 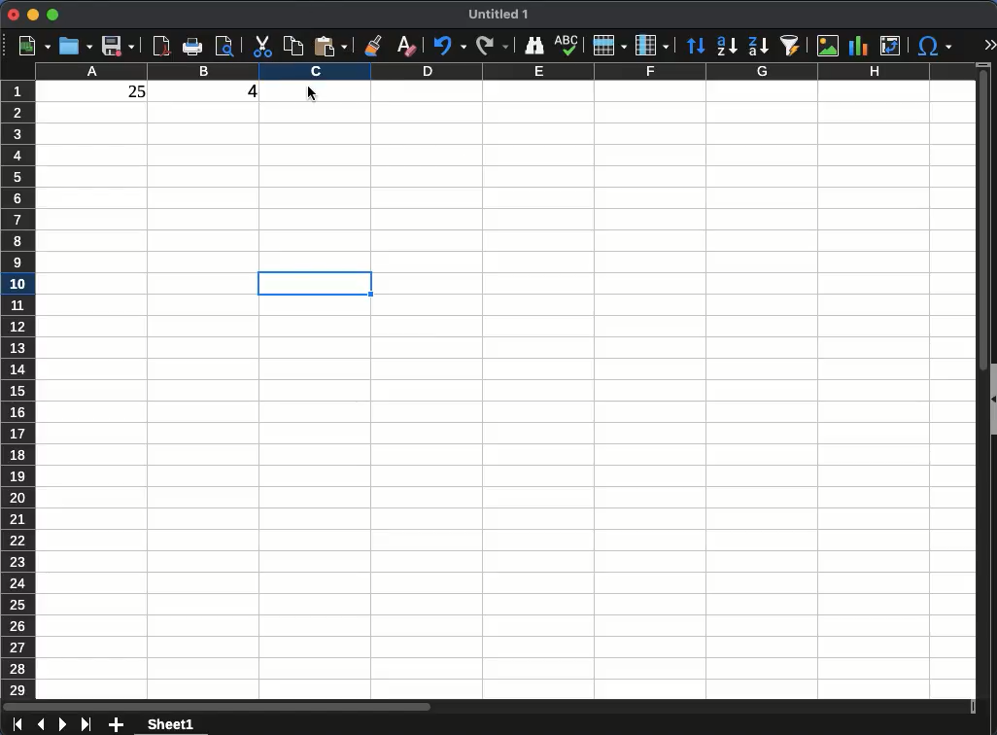 I want to click on print preview, so click(x=226, y=47).